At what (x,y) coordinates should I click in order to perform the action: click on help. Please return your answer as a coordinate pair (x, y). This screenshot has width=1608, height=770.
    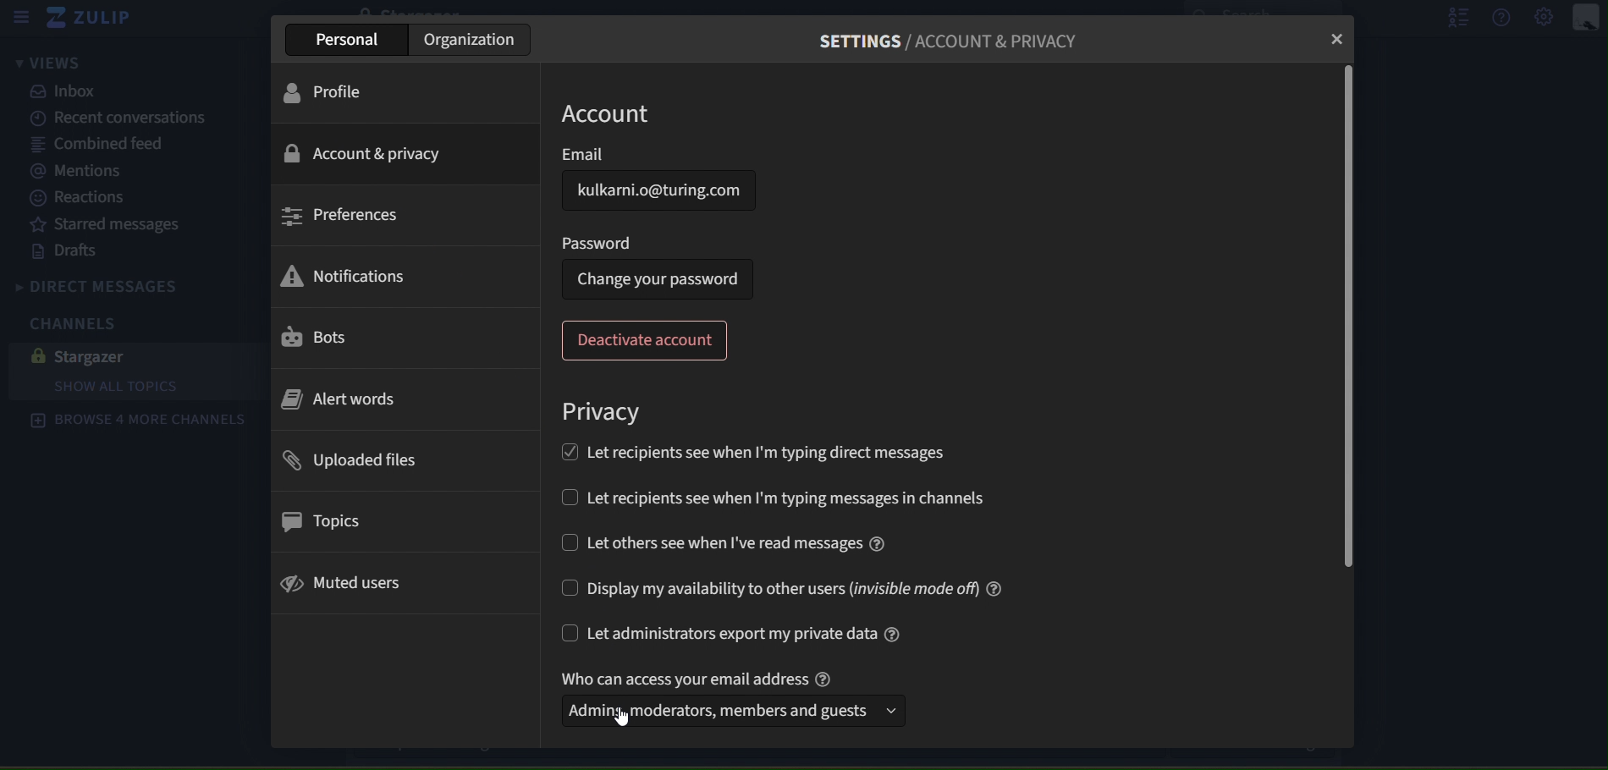
    Looking at the image, I should click on (1503, 17).